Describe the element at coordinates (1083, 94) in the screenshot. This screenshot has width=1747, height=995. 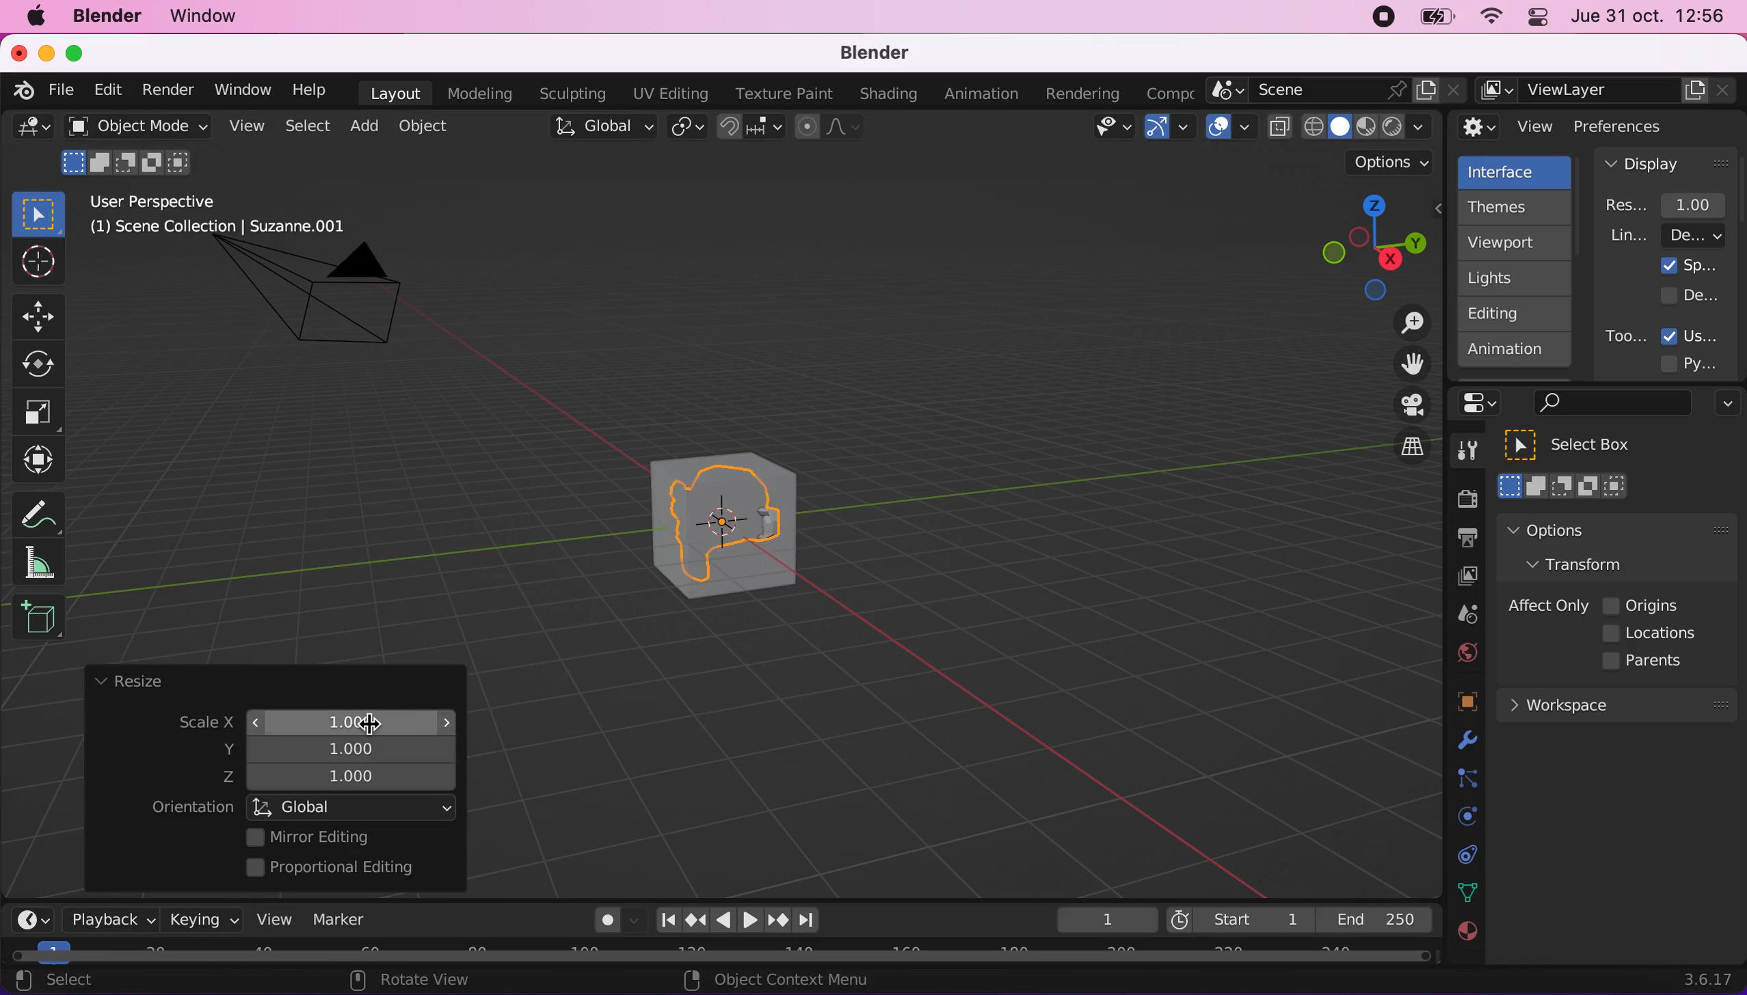
I see `rendering` at that location.